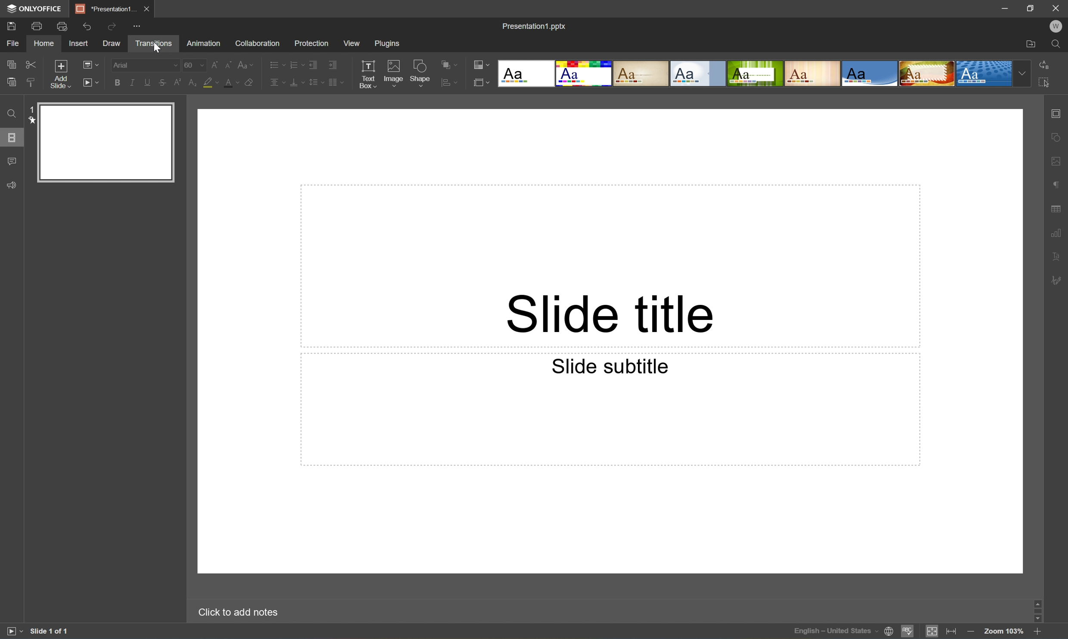 Image resolution: width=1068 pixels, height=639 pixels. I want to click on Start slideshow, so click(11, 631).